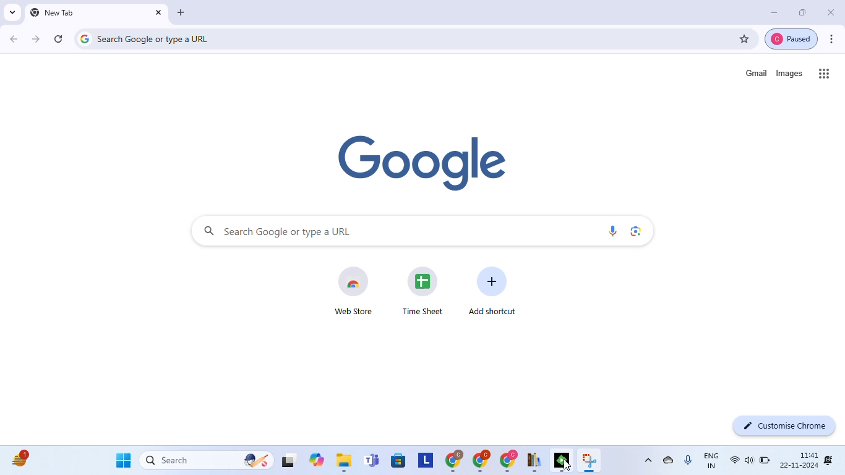 The height and width of the screenshot is (475, 845). What do you see at coordinates (742, 36) in the screenshot?
I see `bookmark this tab` at bounding box center [742, 36].